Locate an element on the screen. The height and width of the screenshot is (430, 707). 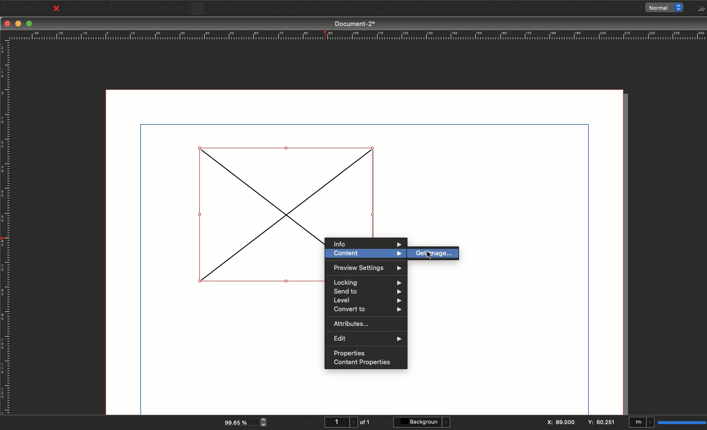
Render frame is located at coordinates (241, 9).